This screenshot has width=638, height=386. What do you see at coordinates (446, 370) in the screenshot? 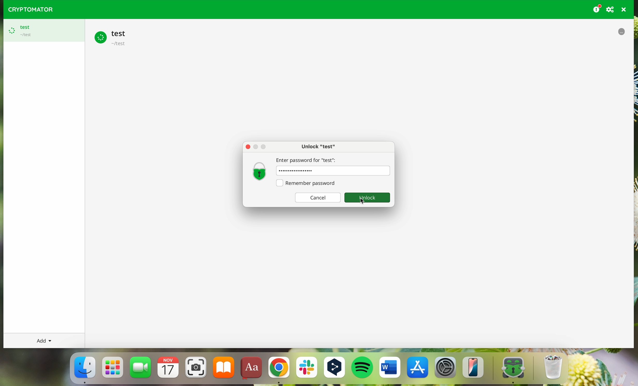
I see `settings` at bounding box center [446, 370].